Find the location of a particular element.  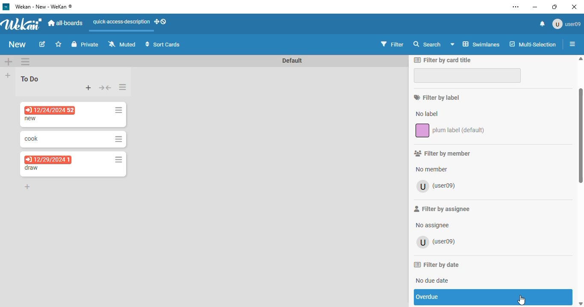

overdue is located at coordinates (493, 297).